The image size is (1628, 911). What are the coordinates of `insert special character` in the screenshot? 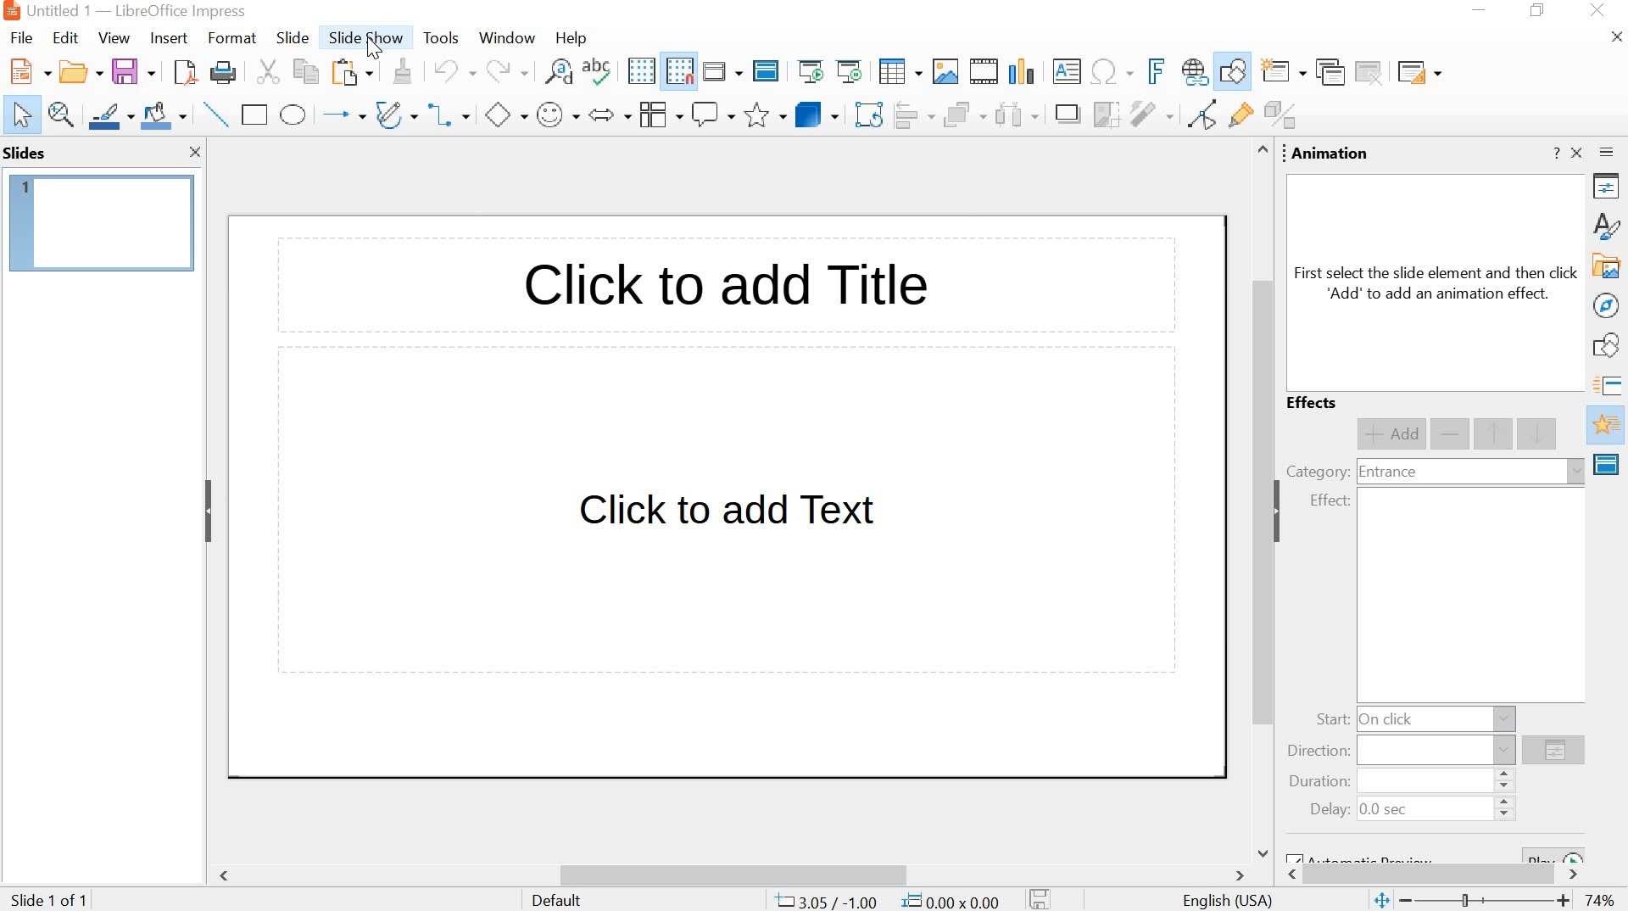 It's located at (1110, 71).